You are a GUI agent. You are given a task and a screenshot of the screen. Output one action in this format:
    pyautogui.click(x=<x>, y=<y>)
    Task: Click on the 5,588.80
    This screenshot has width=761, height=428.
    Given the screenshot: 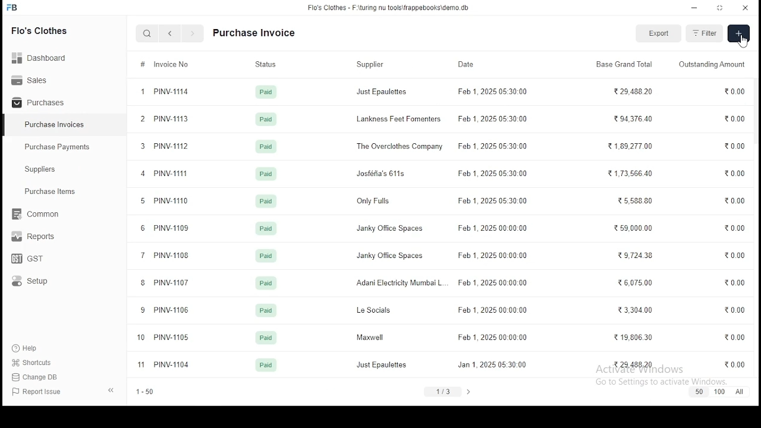 What is the action you would take?
    pyautogui.click(x=637, y=200)
    